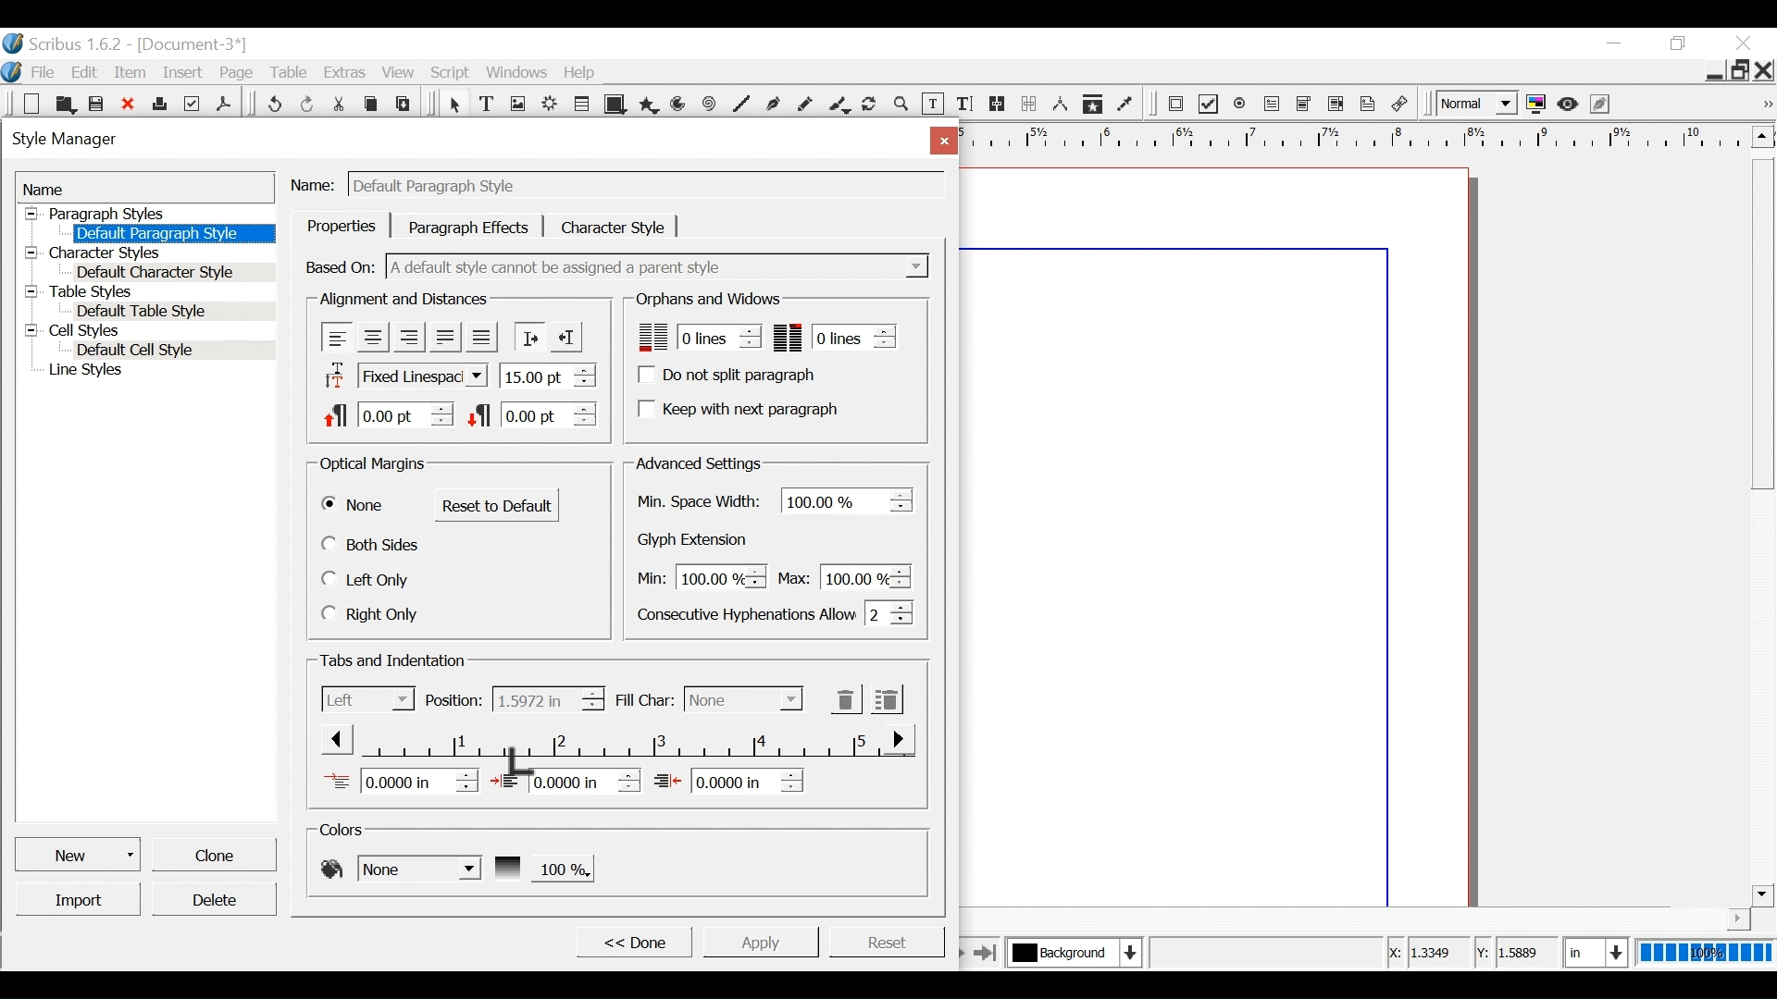 This screenshot has height=999, width=1777. What do you see at coordinates (584, 72) in the screenshot?
I see `Help` at bounding box center [584, 72].